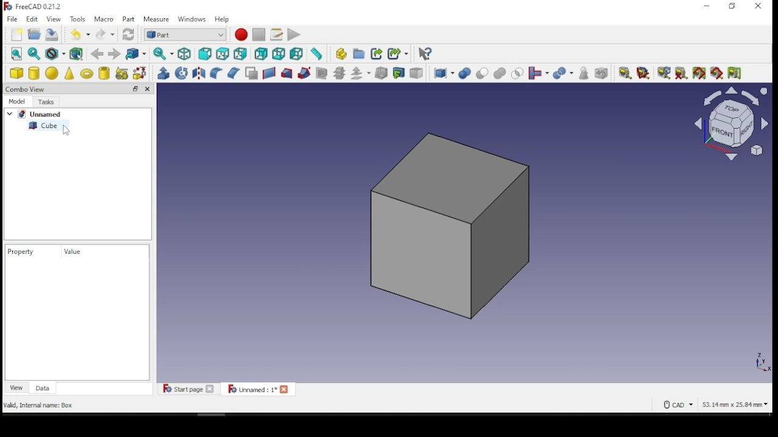  I want to click on help, so click(222, 19).